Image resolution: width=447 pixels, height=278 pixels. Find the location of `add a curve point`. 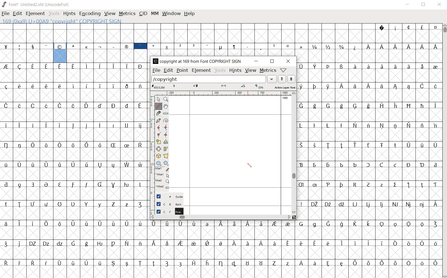

add a curve point is located at coordinates (159, 127).